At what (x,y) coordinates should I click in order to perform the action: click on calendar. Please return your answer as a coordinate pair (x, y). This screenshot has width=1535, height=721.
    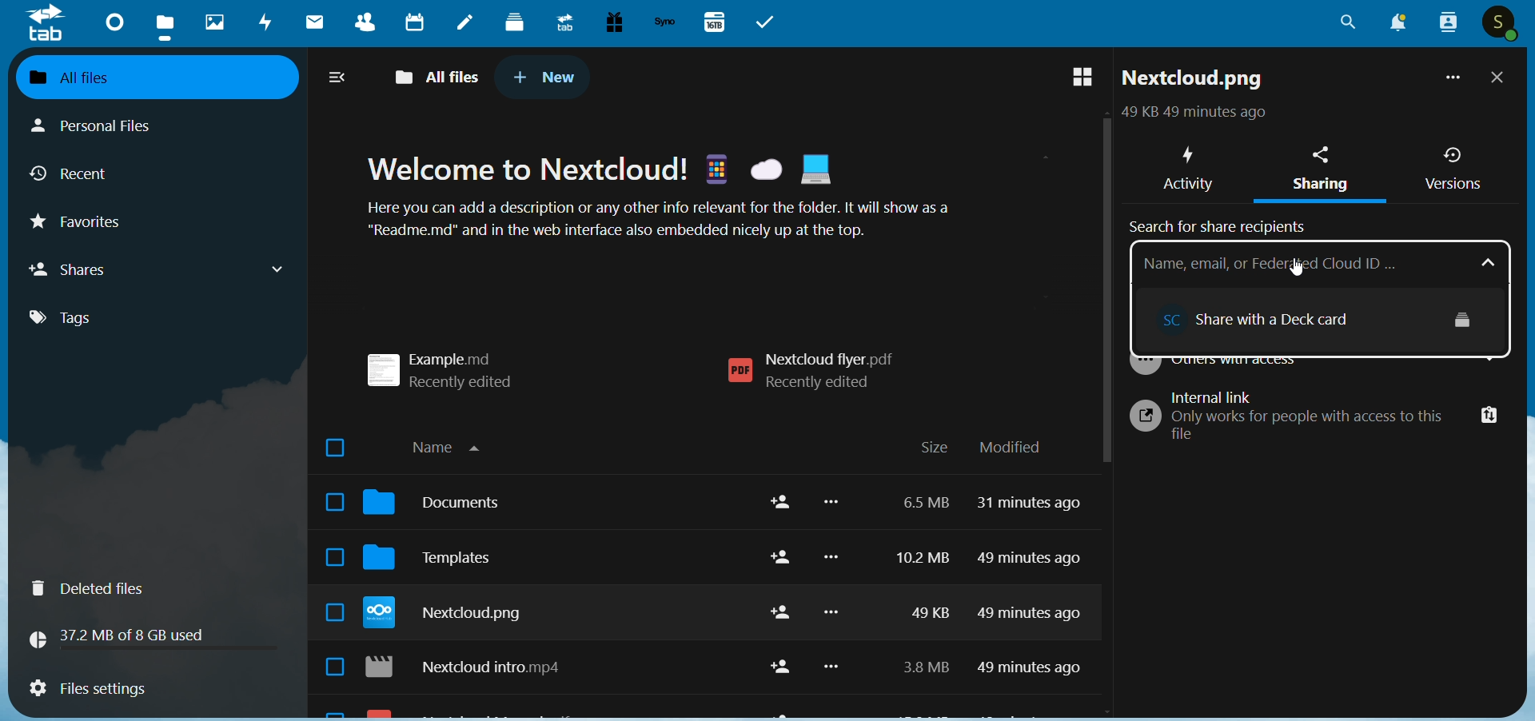
    Looking at the image, I should click on (413, 21).